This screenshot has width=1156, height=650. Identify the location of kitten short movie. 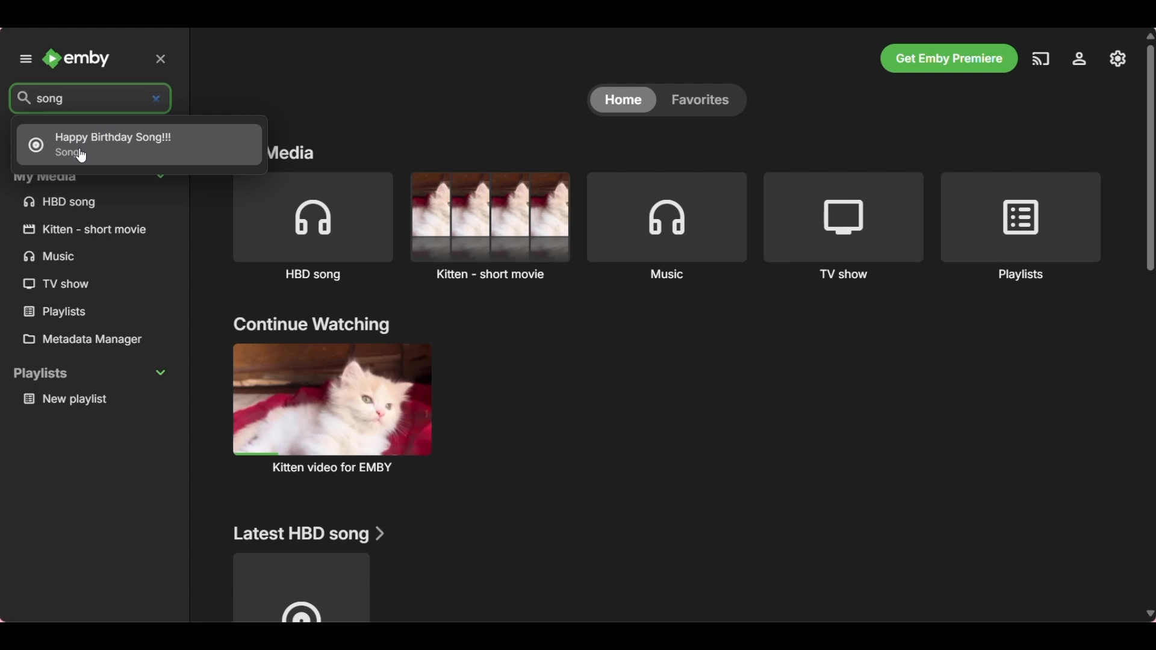
(88, 229).